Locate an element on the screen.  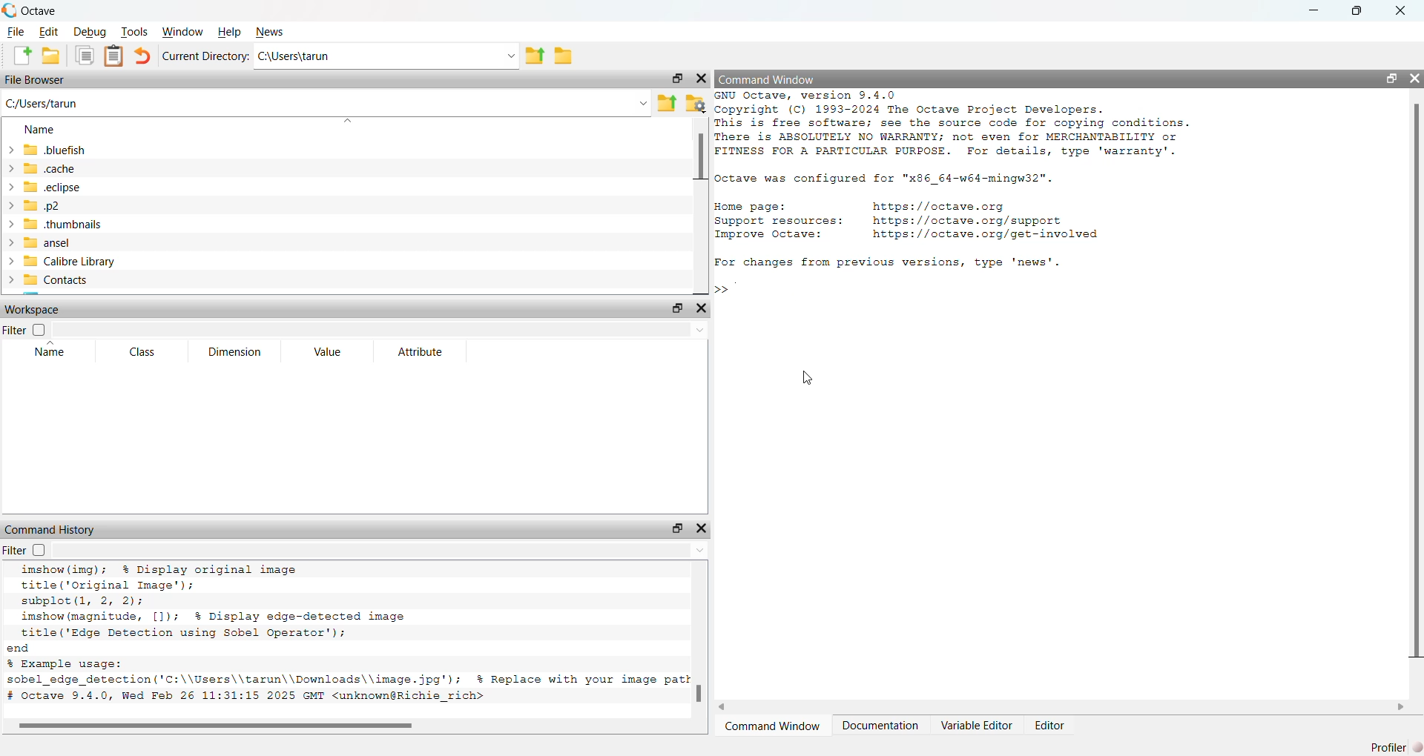
folder settings is located at coordinates (697, 102).